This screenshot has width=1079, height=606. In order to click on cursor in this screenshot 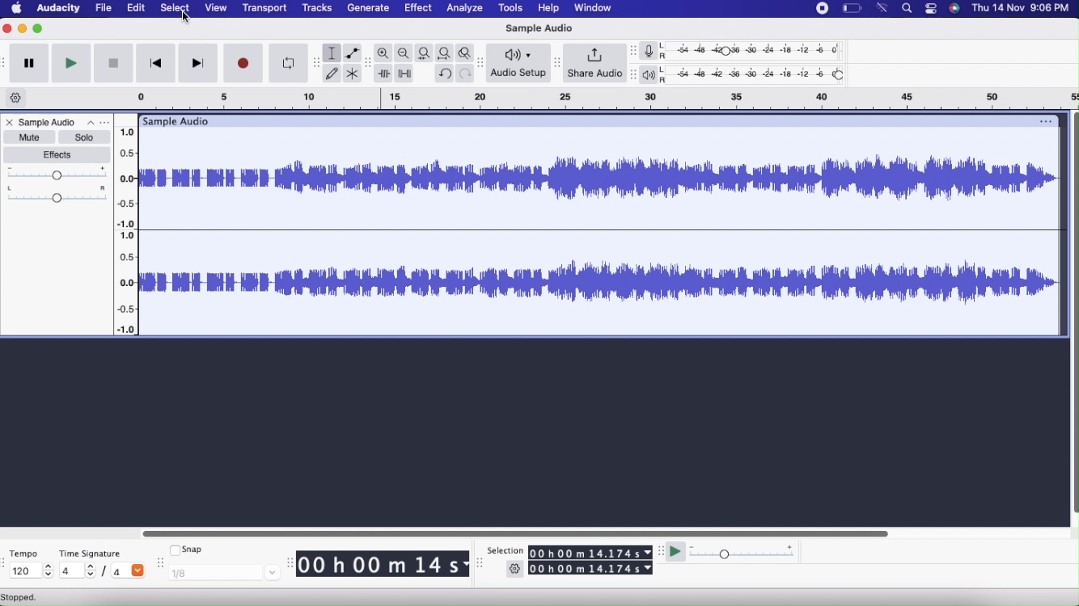, I will do `click(185, 19)`.